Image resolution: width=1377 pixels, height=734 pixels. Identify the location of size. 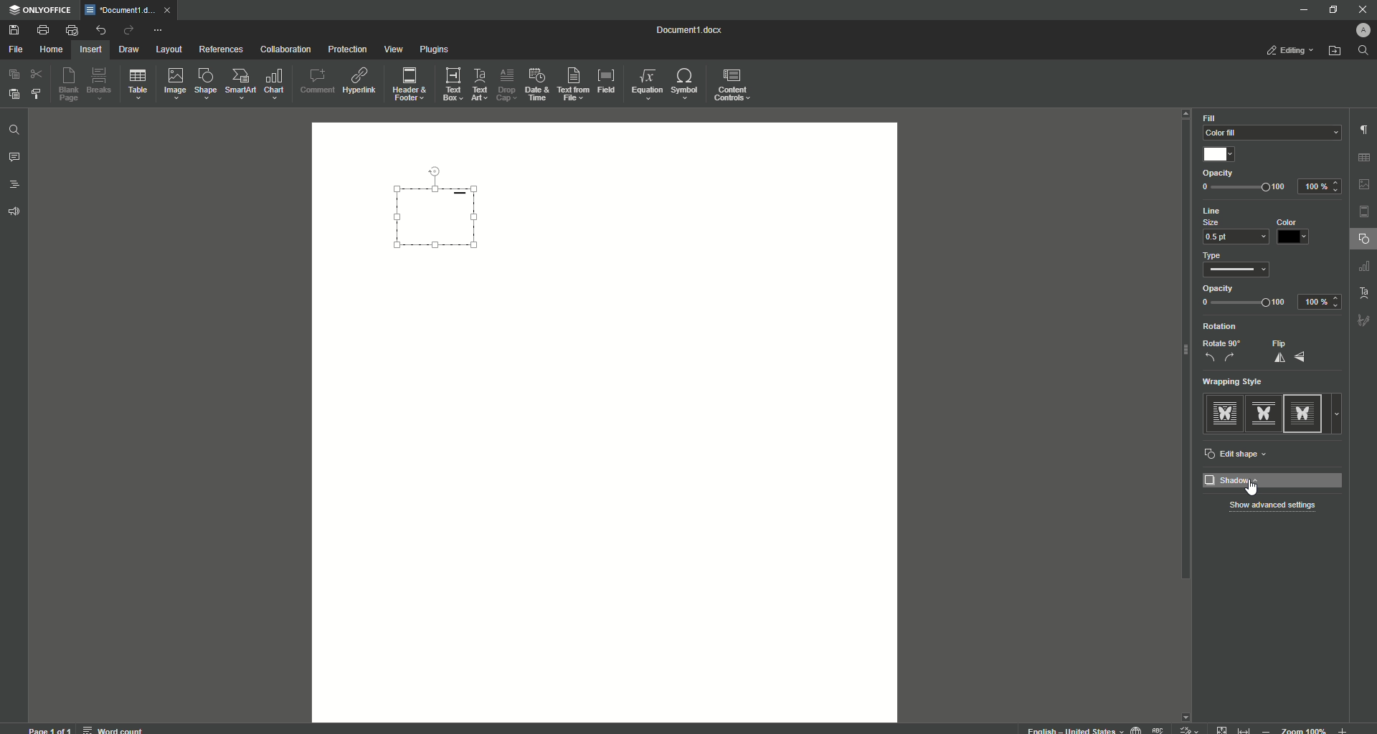
(1216, 222).